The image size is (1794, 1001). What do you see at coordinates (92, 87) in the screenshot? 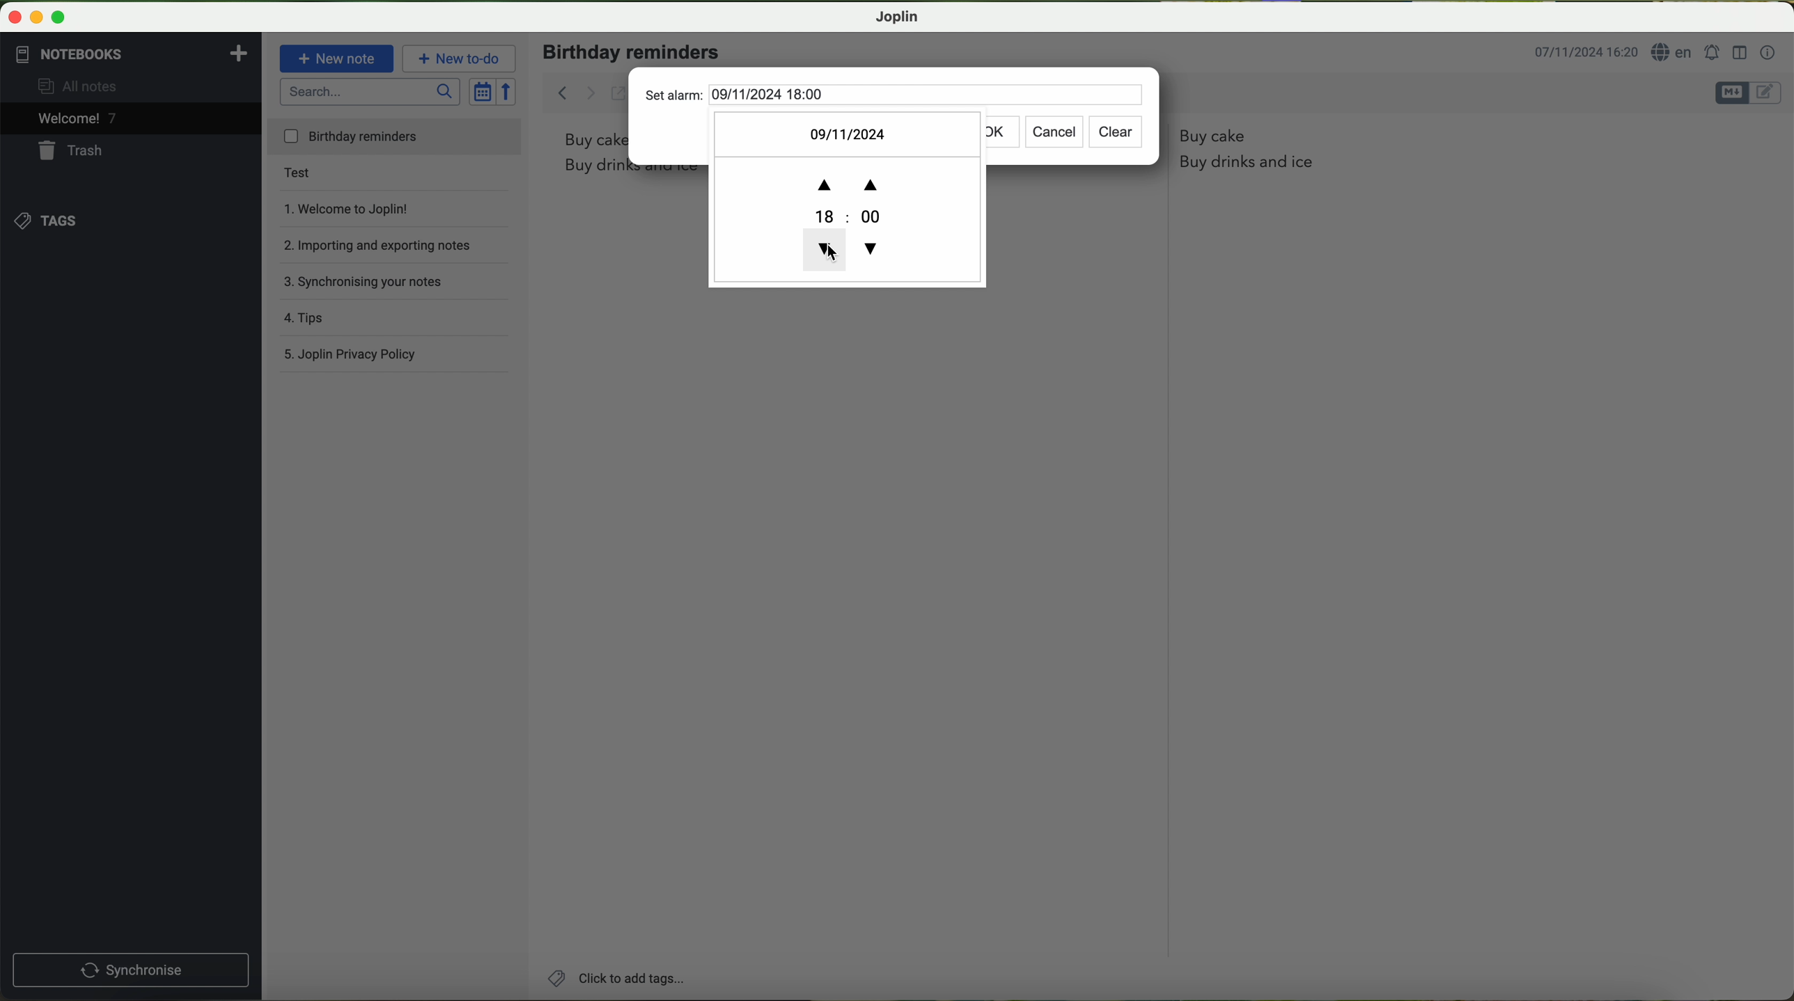
I see `all notes` at bounding box center [92, 87].